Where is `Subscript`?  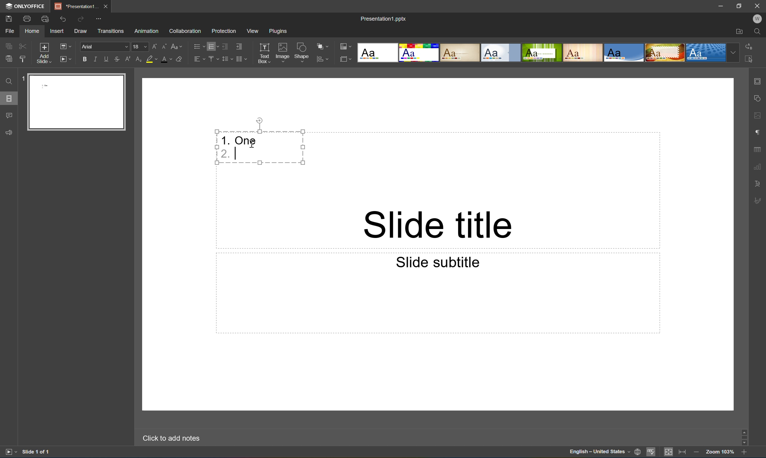
Subscript is located at coordinates (138, 60).